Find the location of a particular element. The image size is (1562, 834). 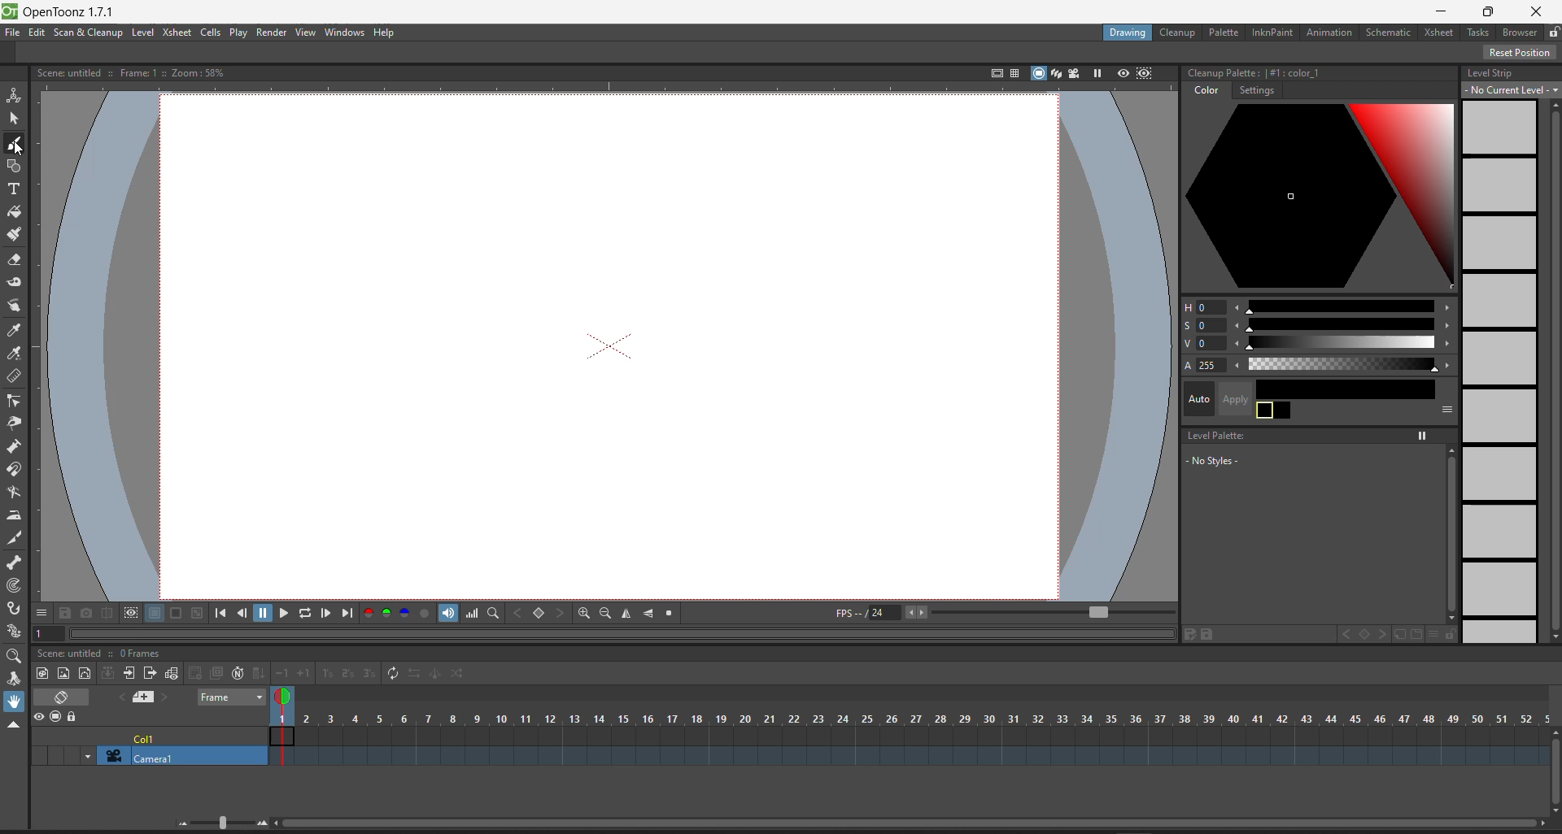

palette is located at coordinates (1223, 33).